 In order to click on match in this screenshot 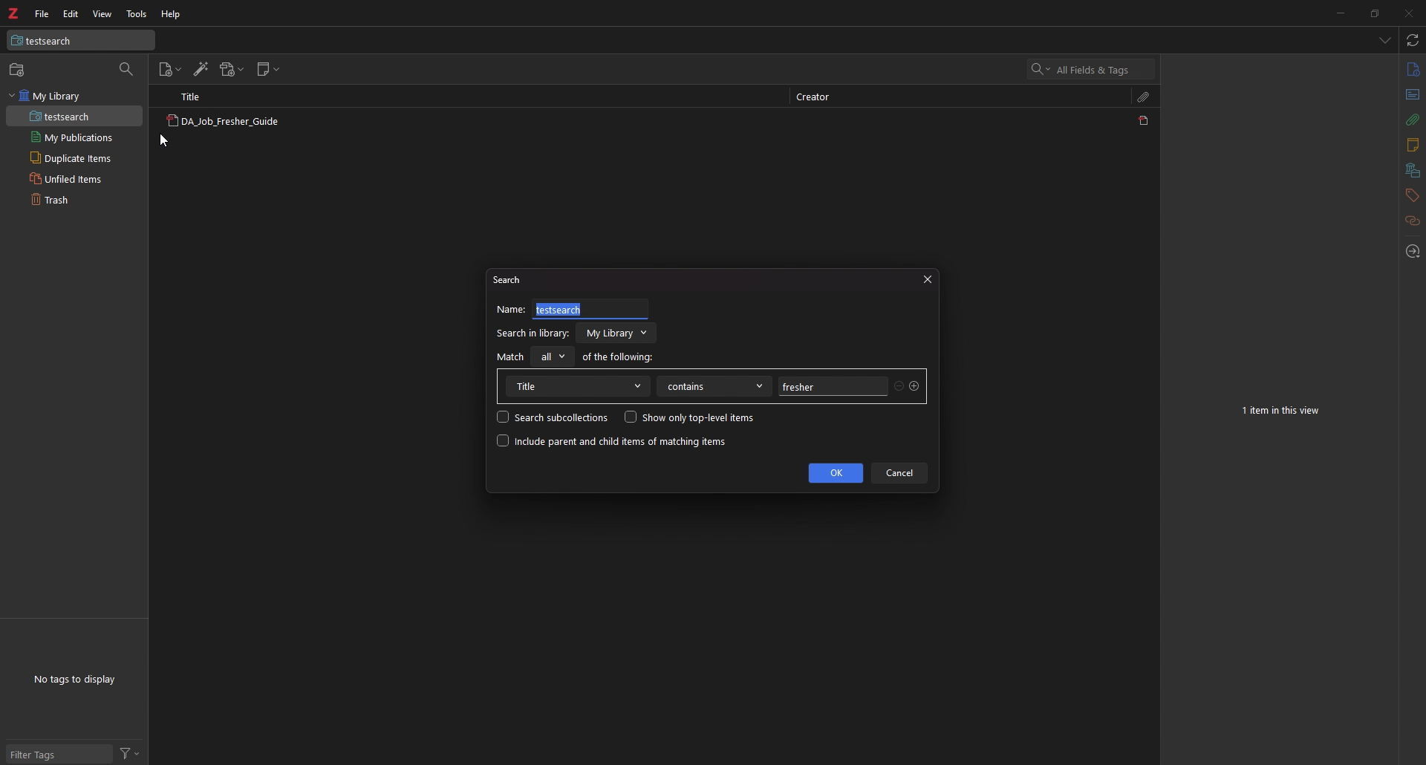, I will do `click(511, 357)`.